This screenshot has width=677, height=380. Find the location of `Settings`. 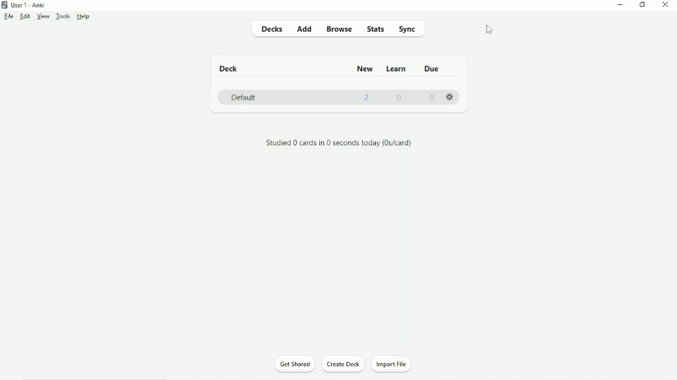

Settings is located at coordinates (451, 97).